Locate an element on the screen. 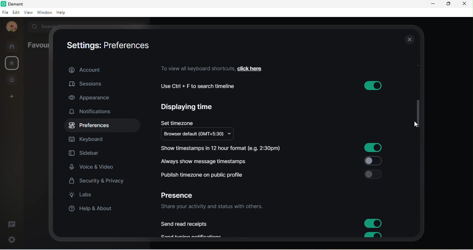 The image size is (473, 250). button is located at coordinates (373, 148).